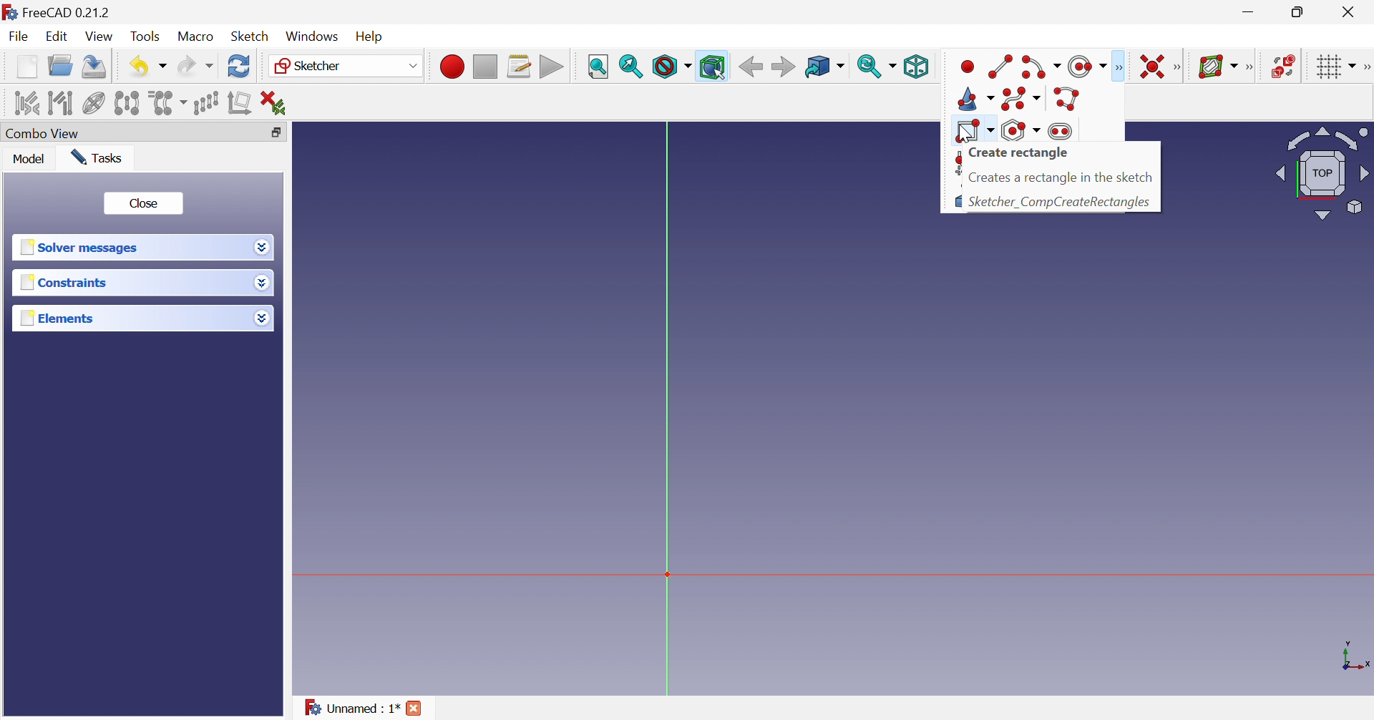  Describe the element at coordinates (1068, 99) in the screenshot. I see `Create polyline` at that location.